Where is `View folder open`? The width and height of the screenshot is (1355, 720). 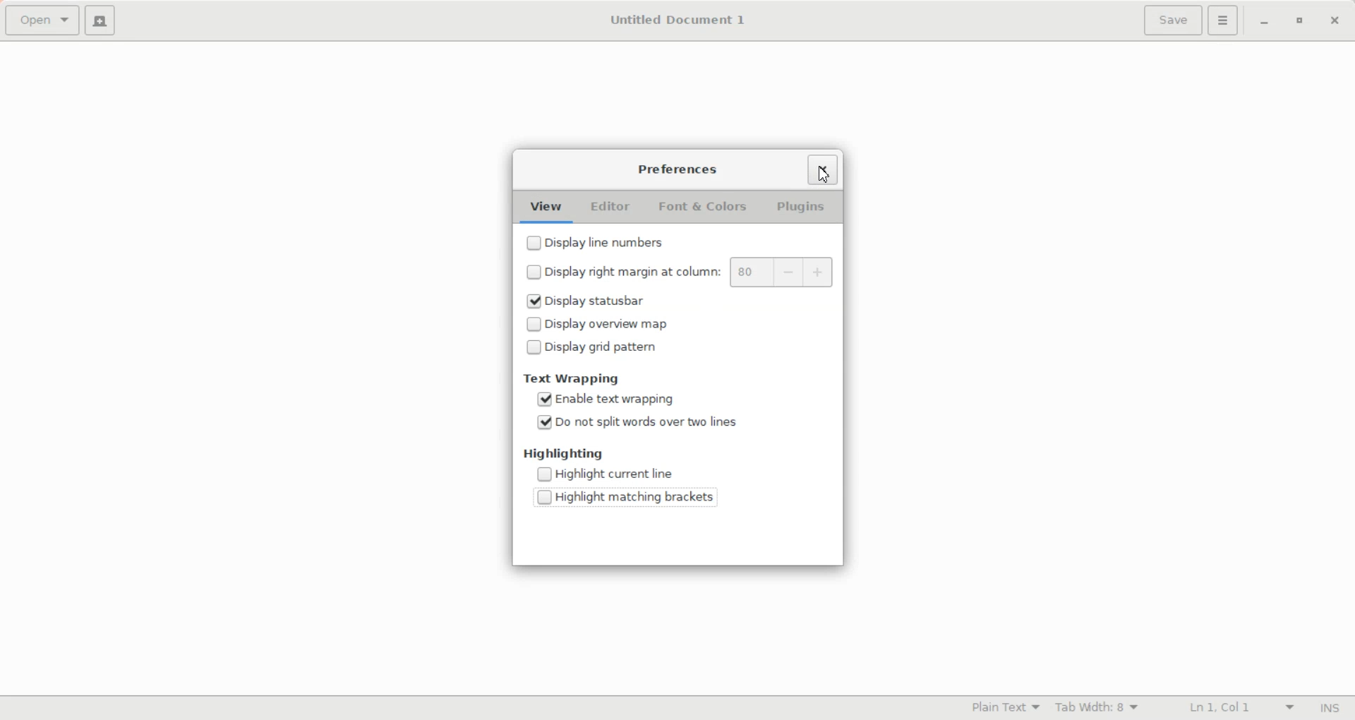 View folder open is located at coordinates (547, 208).